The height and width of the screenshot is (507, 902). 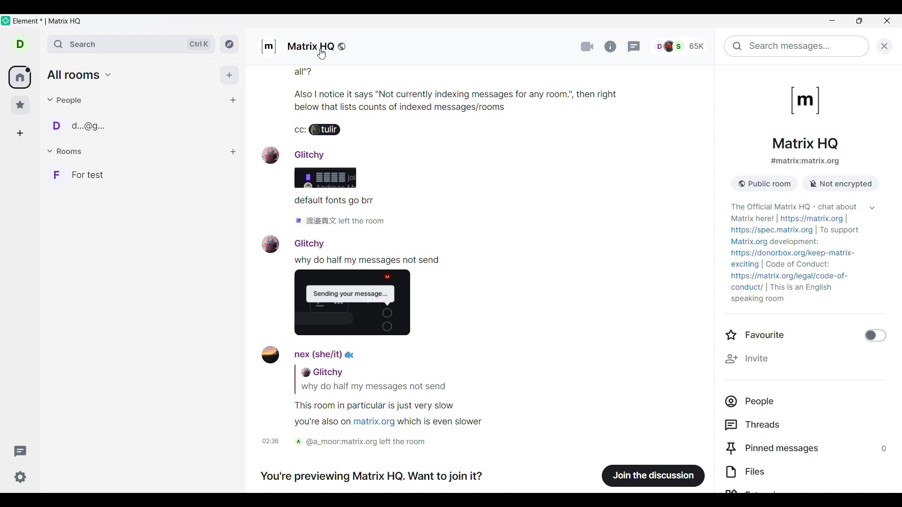 What do you see at coordinates (214, 152) in the screenshot?
I see `list optins` at bounding box center [214, 152].